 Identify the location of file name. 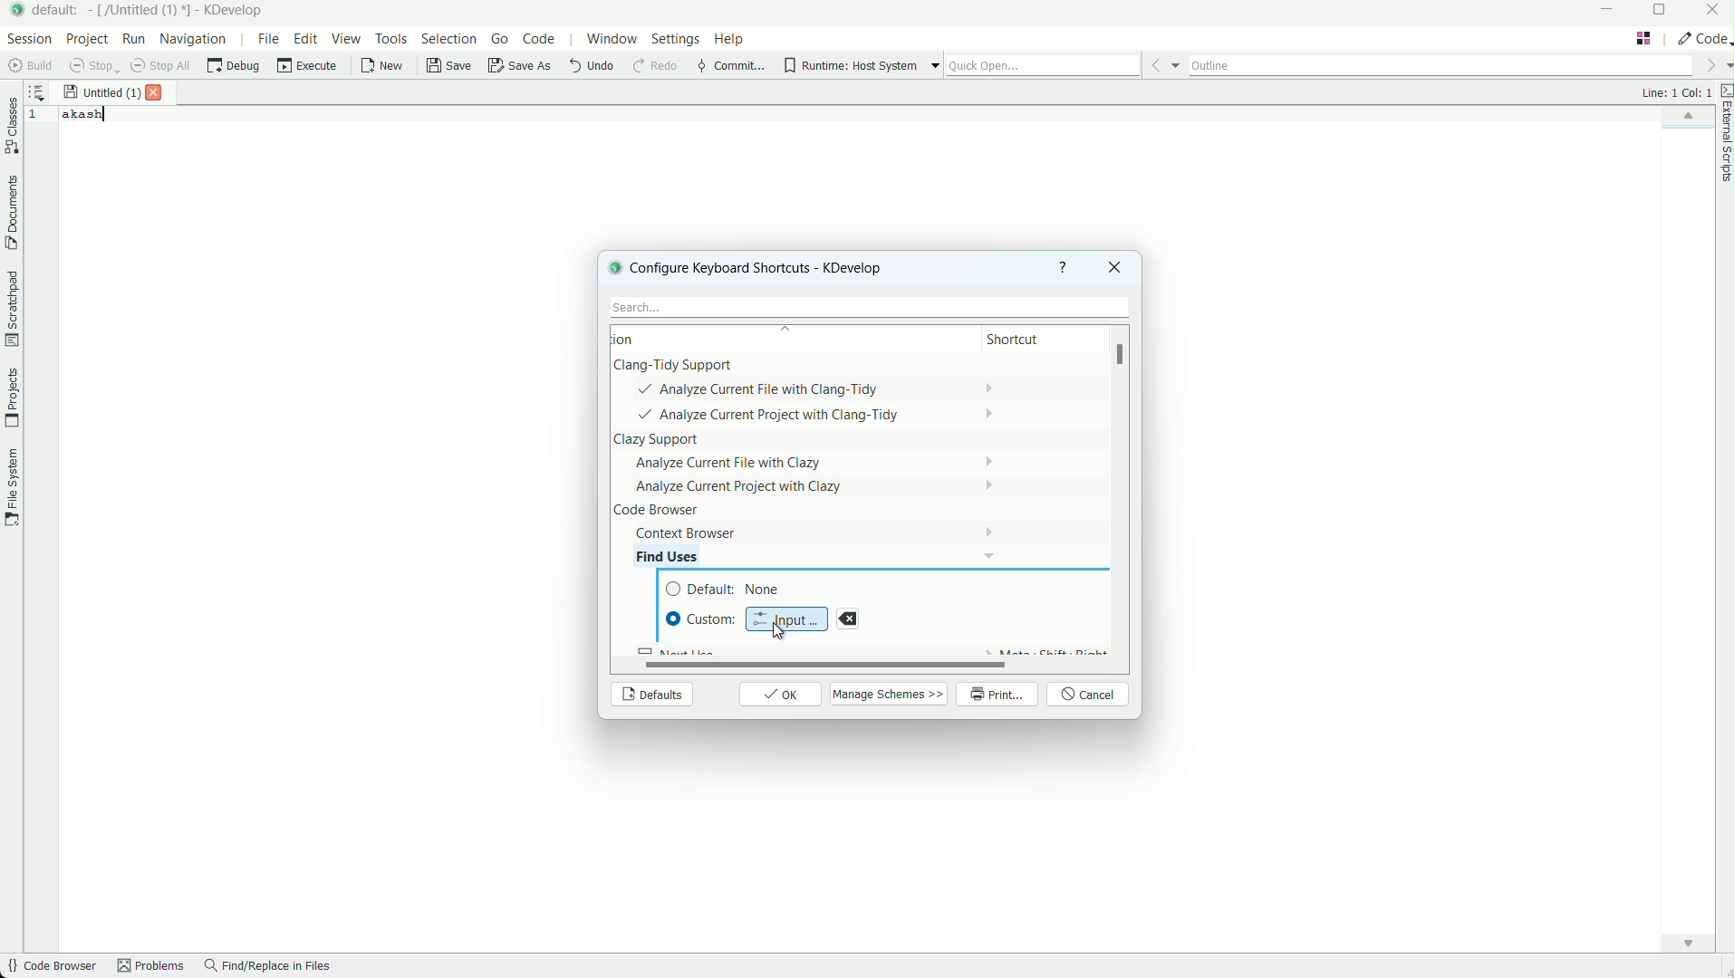
(142, 10).